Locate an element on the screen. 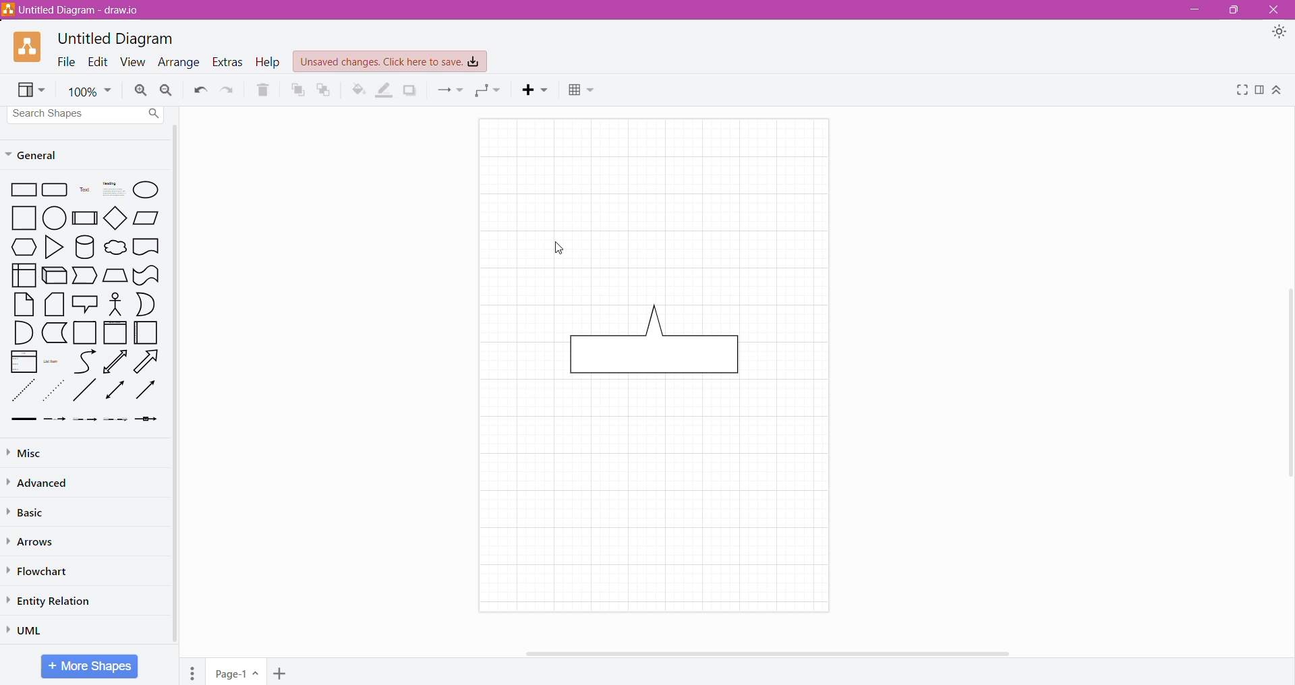 This screenshot has height=685, width=1295. Help is located at coordinates (268, 62).